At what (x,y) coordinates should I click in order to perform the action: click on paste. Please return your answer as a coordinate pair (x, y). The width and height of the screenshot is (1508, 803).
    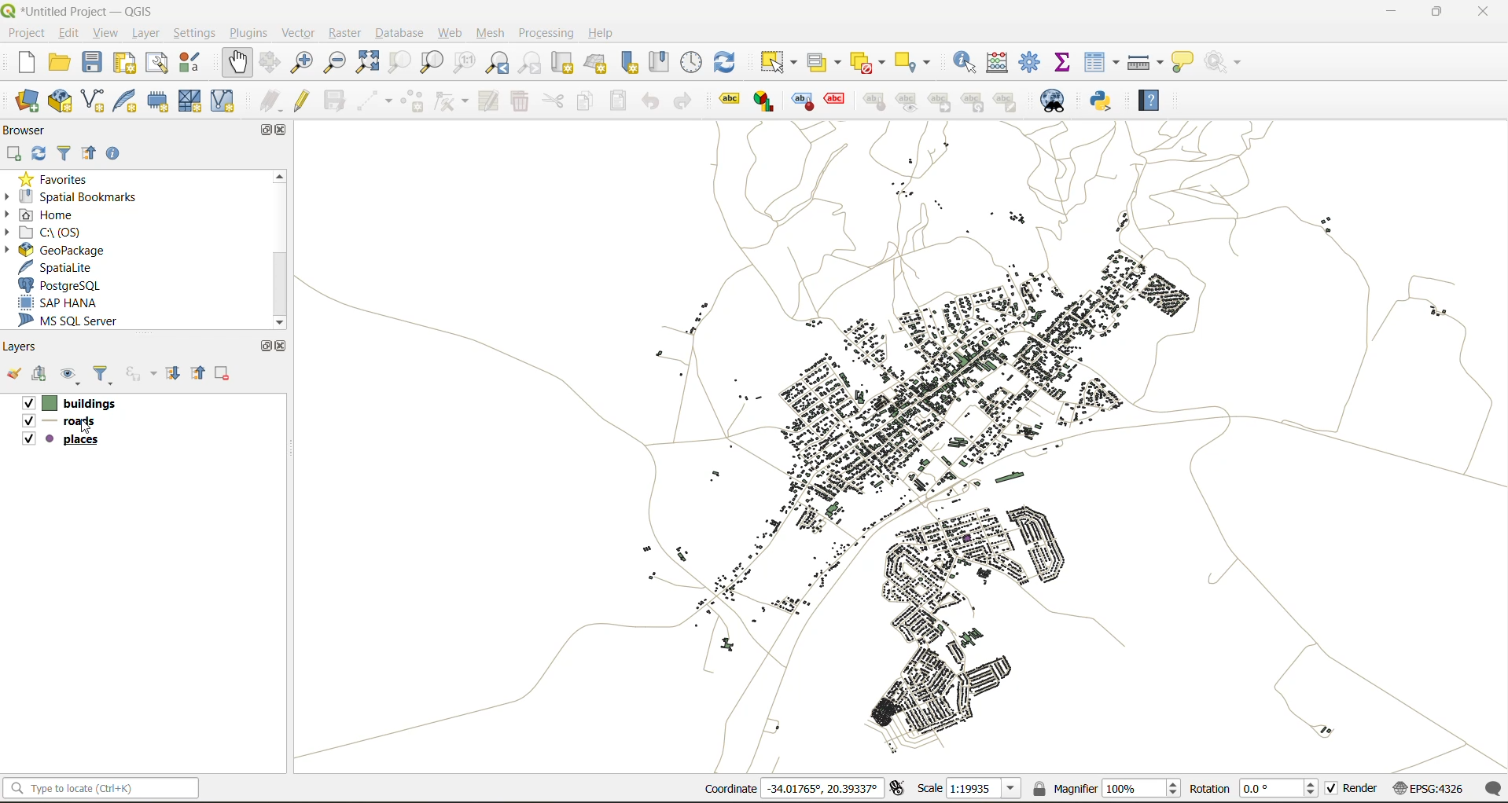
    Looking at the image, I should click on (617, 102).